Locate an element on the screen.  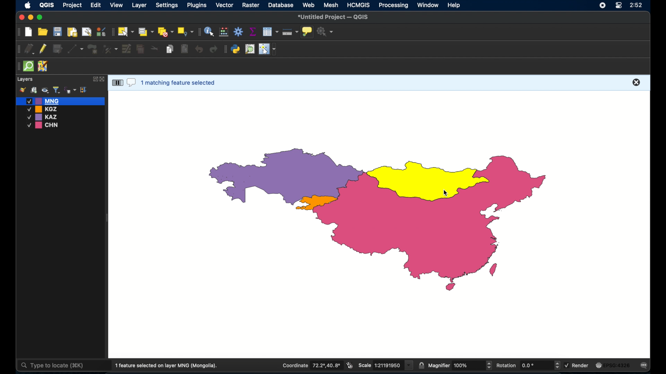
deselect all features is located at coordinates (165, 32).